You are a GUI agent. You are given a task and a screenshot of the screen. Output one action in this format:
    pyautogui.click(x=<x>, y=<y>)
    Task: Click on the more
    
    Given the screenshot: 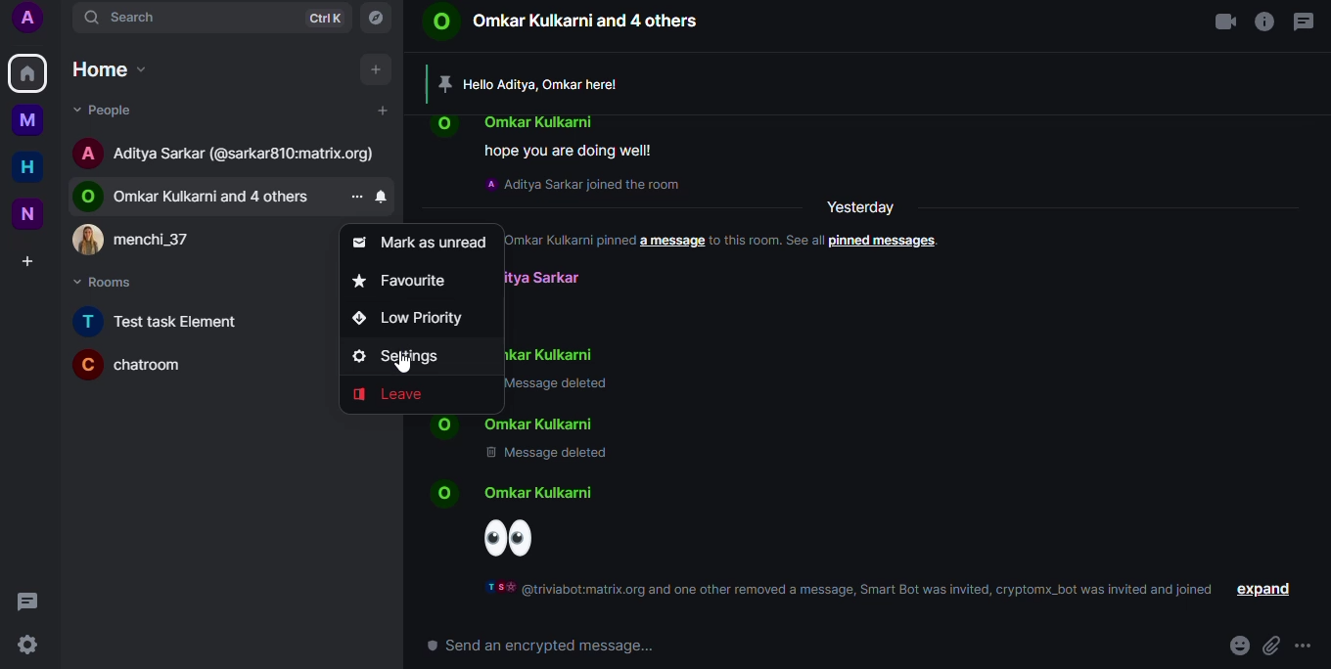 What is the action you would take?
    pyautogui.click(x=1303, y=647)
    